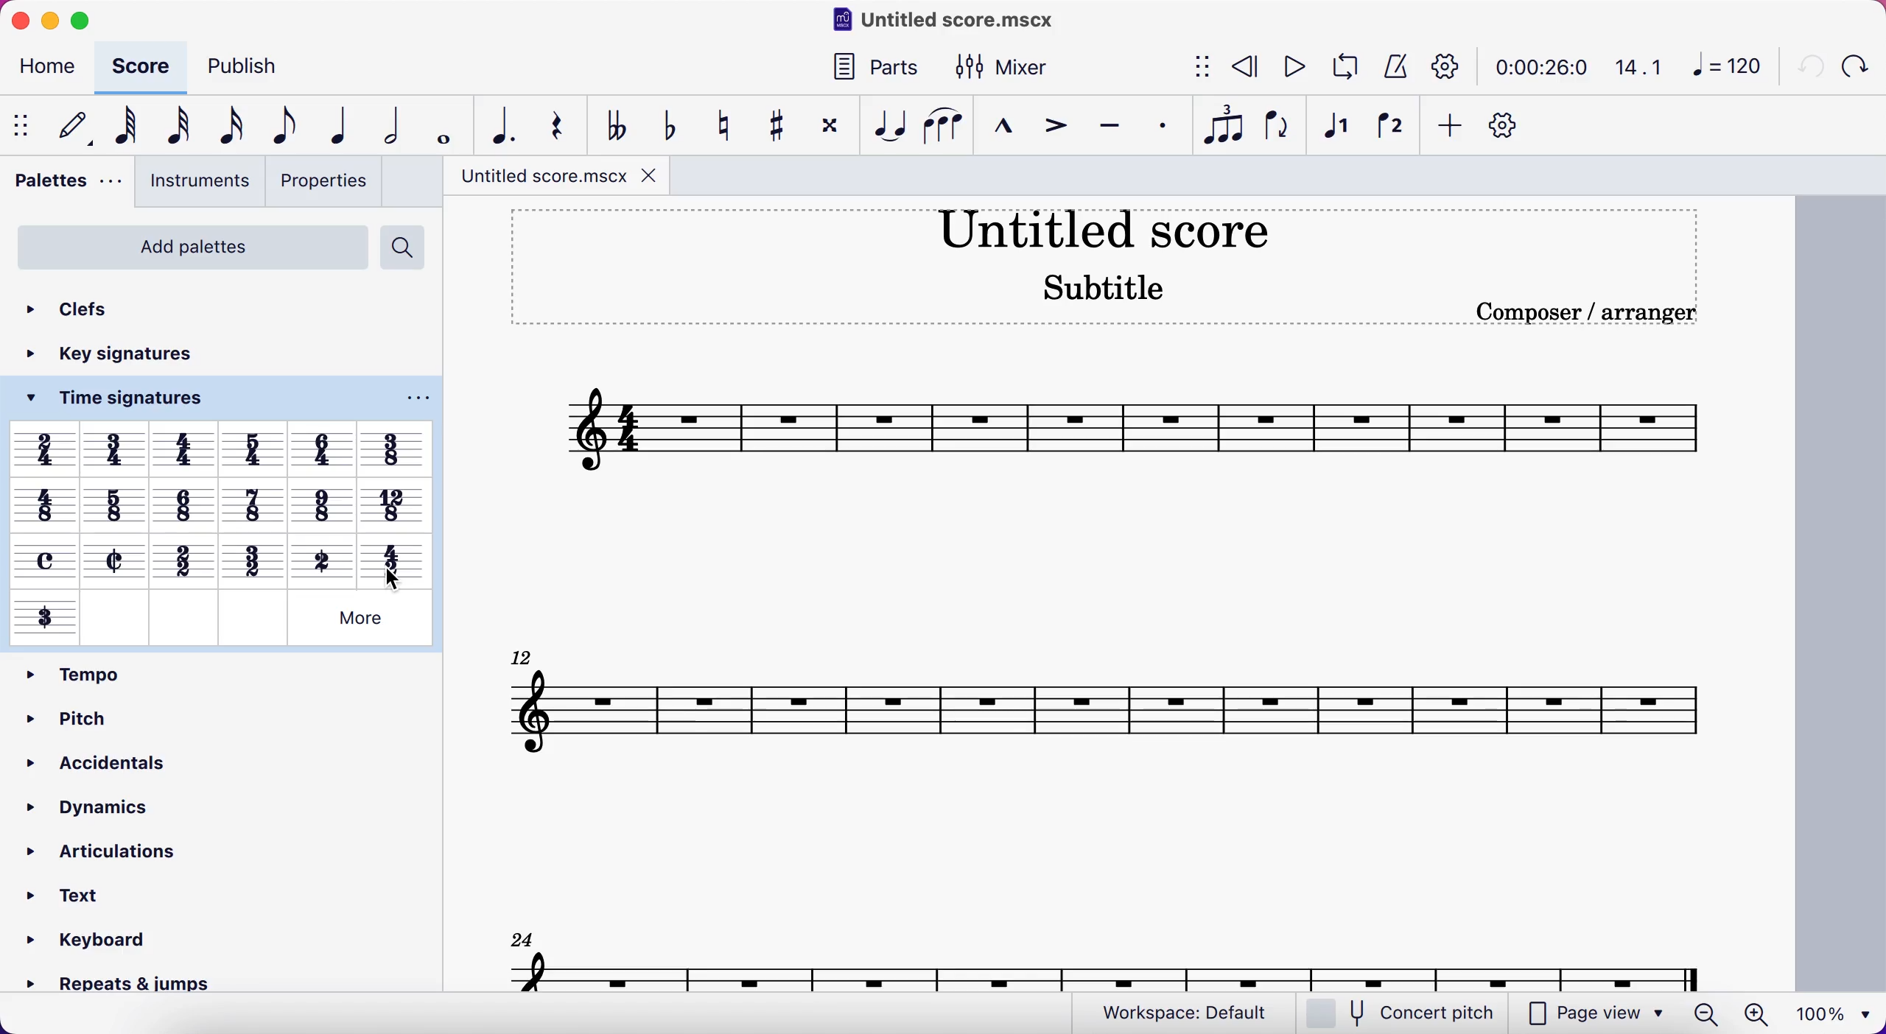 Image resolution: width=1886 pixels, height=1034 pixels. Describe the element at coordinates (1104, 228) in the screenshot. I see `title` at that location.